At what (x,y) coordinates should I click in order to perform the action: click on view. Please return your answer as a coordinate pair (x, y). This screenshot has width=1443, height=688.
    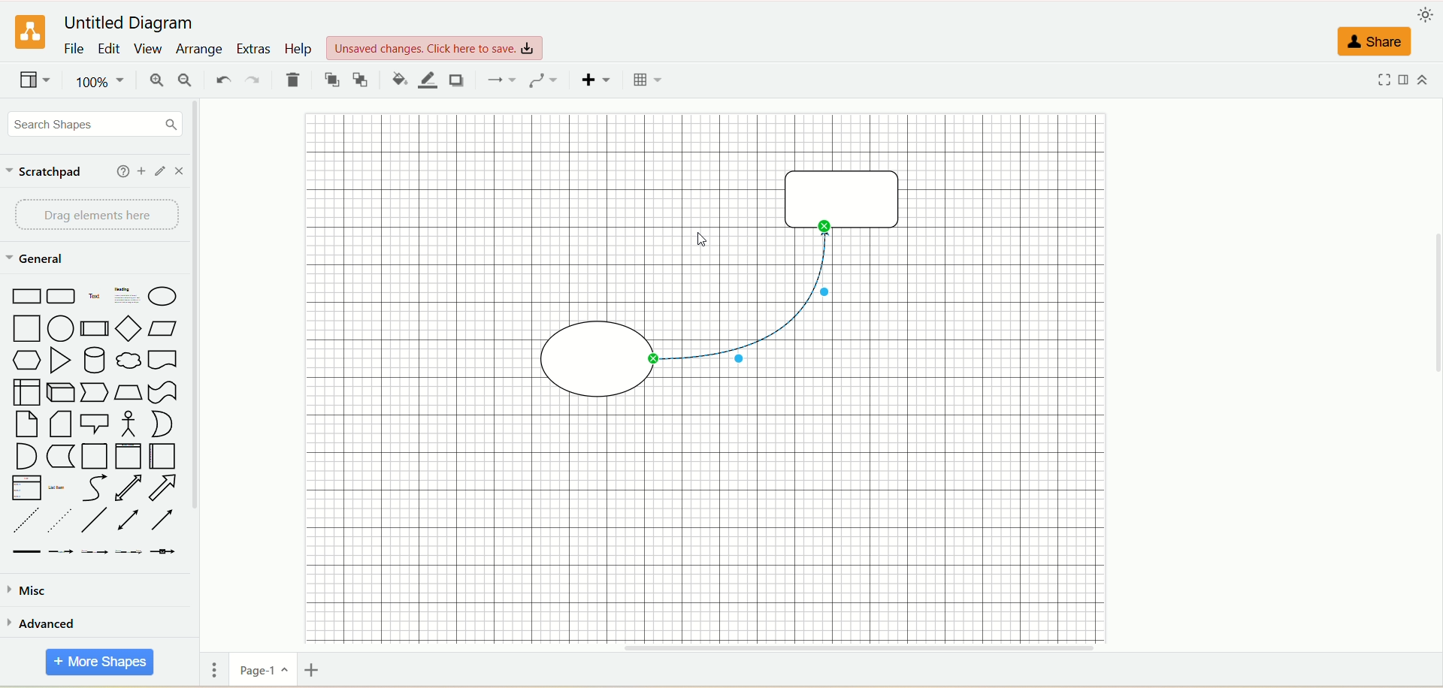
    Looking at the image, I should click on (436, 47).